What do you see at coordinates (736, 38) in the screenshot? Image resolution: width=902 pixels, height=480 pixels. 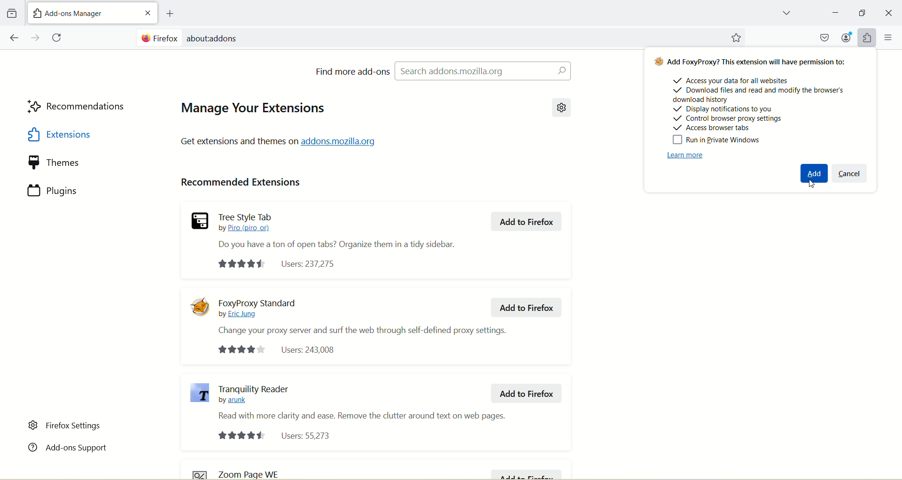 I see `Starred` at bounding box center [736, 38].